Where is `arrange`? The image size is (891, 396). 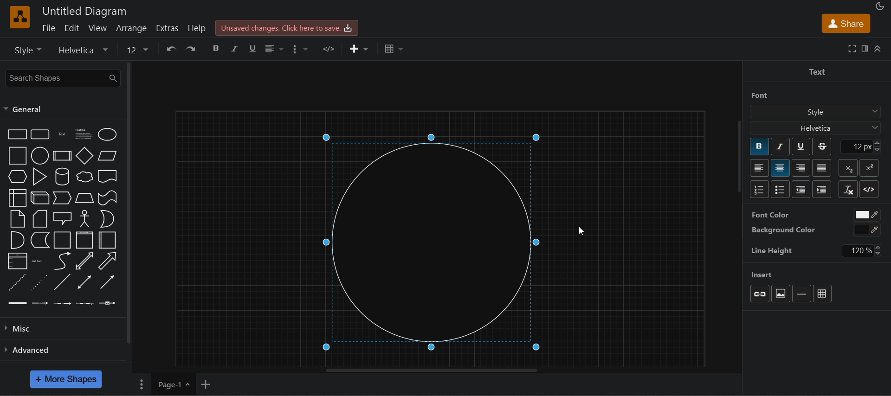
arrange is located at coordinates (131, 28).